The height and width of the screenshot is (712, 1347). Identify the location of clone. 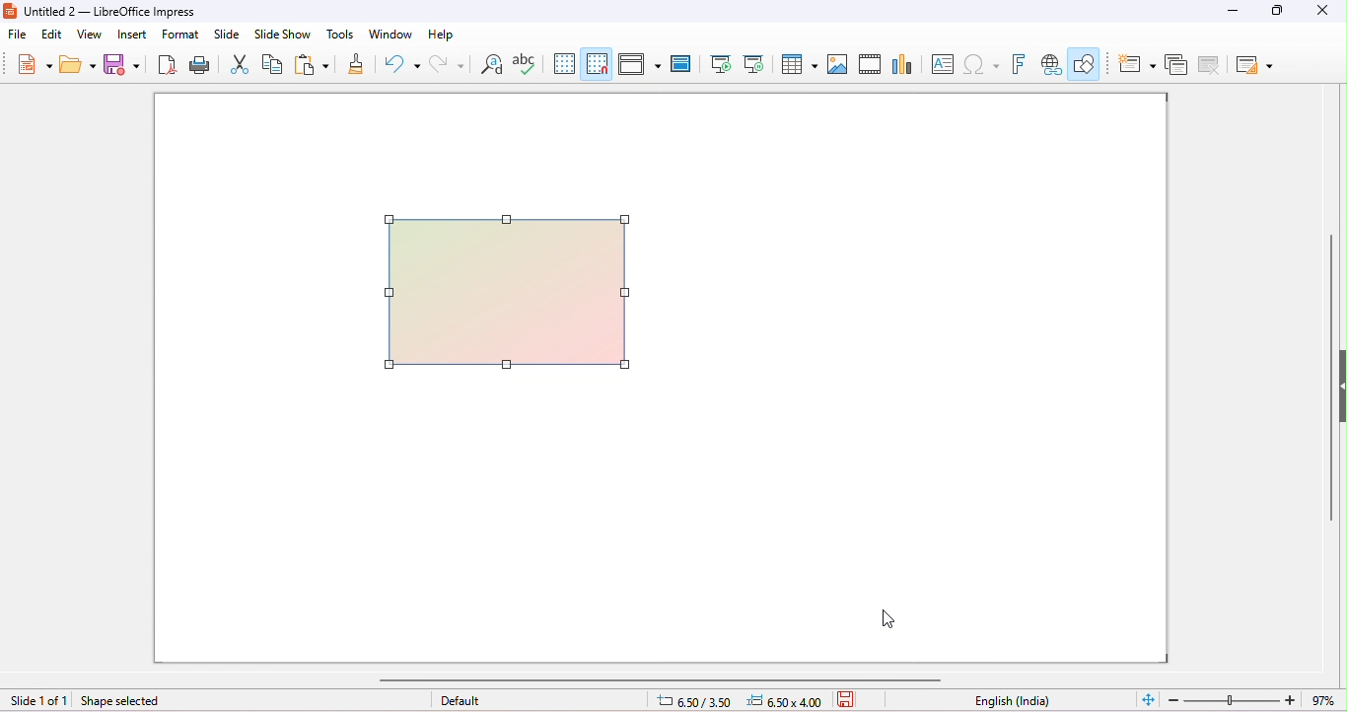
(357, 62).